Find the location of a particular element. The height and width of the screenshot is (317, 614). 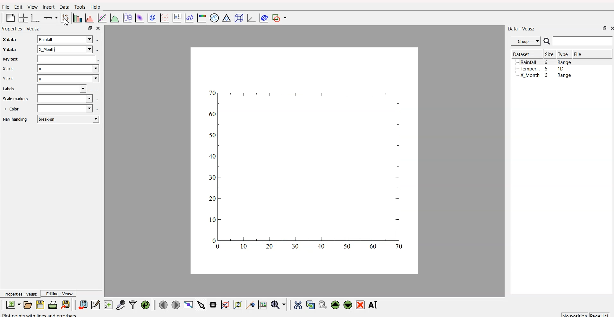

Ternary graph is located at coordinates (225, 18).